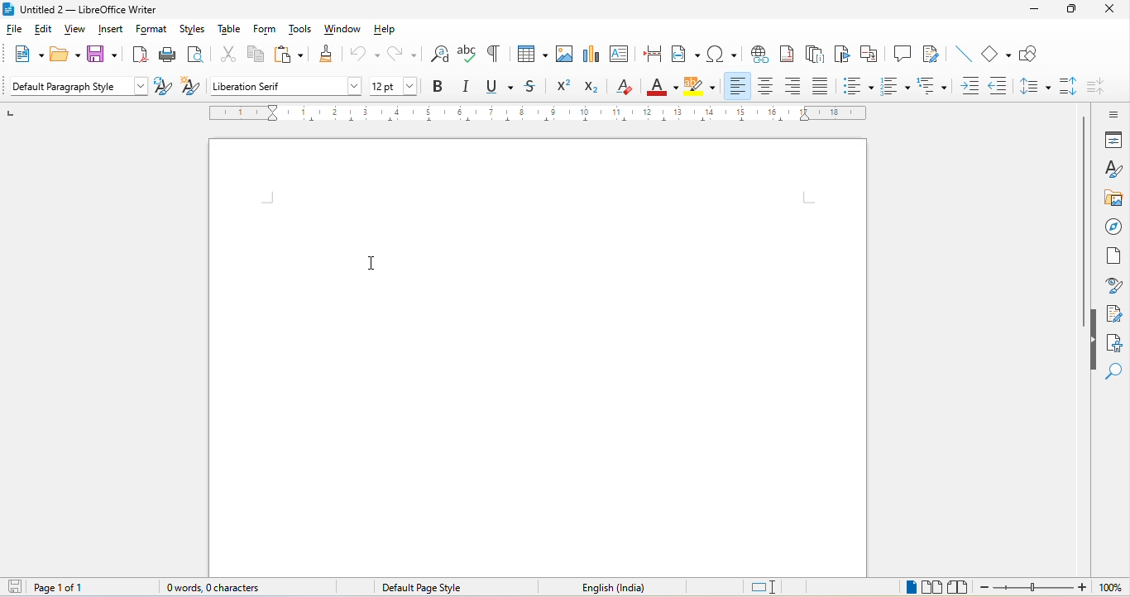  Describe the element at coordinates (343, 30) in the screenshot. I see `window` at that location.